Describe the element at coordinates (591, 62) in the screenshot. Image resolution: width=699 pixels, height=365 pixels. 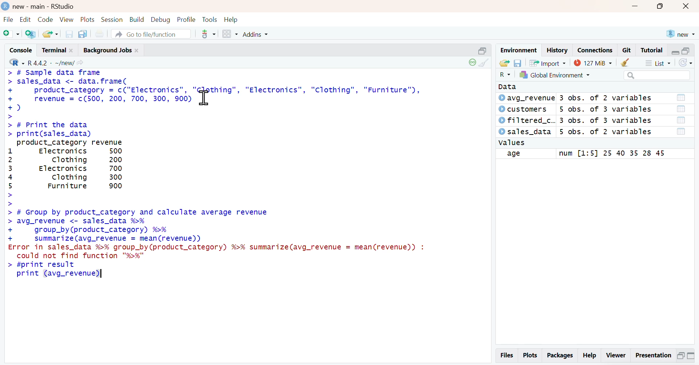
I see `Memory usage - 24 Mib` at that location.